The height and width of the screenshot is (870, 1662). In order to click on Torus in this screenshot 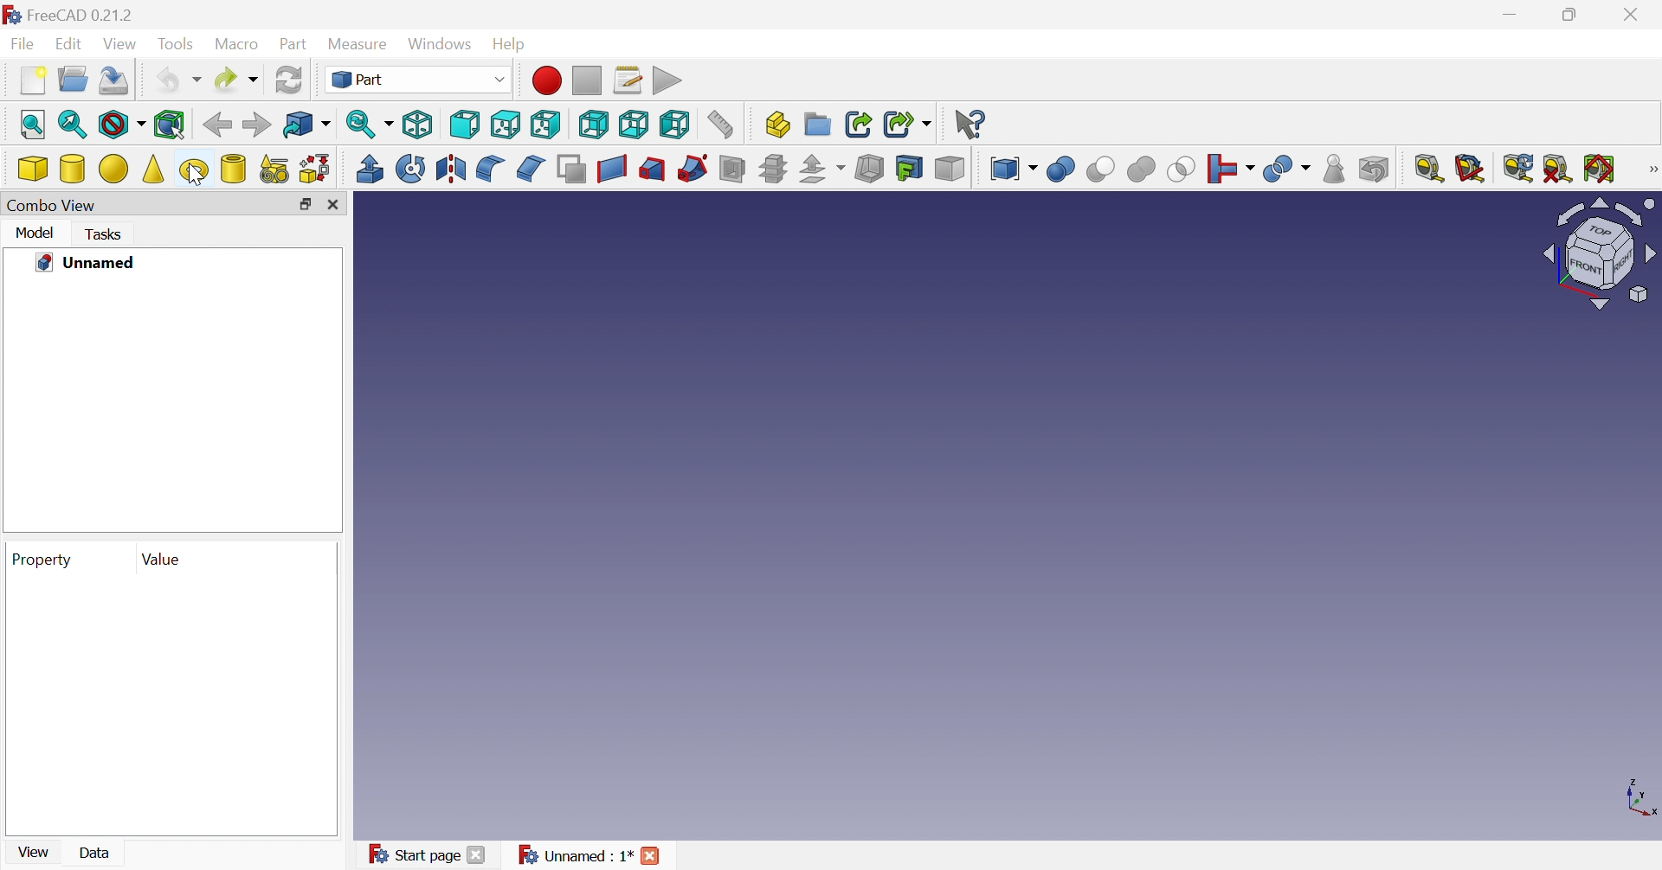, I will do `click(194, 172)`.